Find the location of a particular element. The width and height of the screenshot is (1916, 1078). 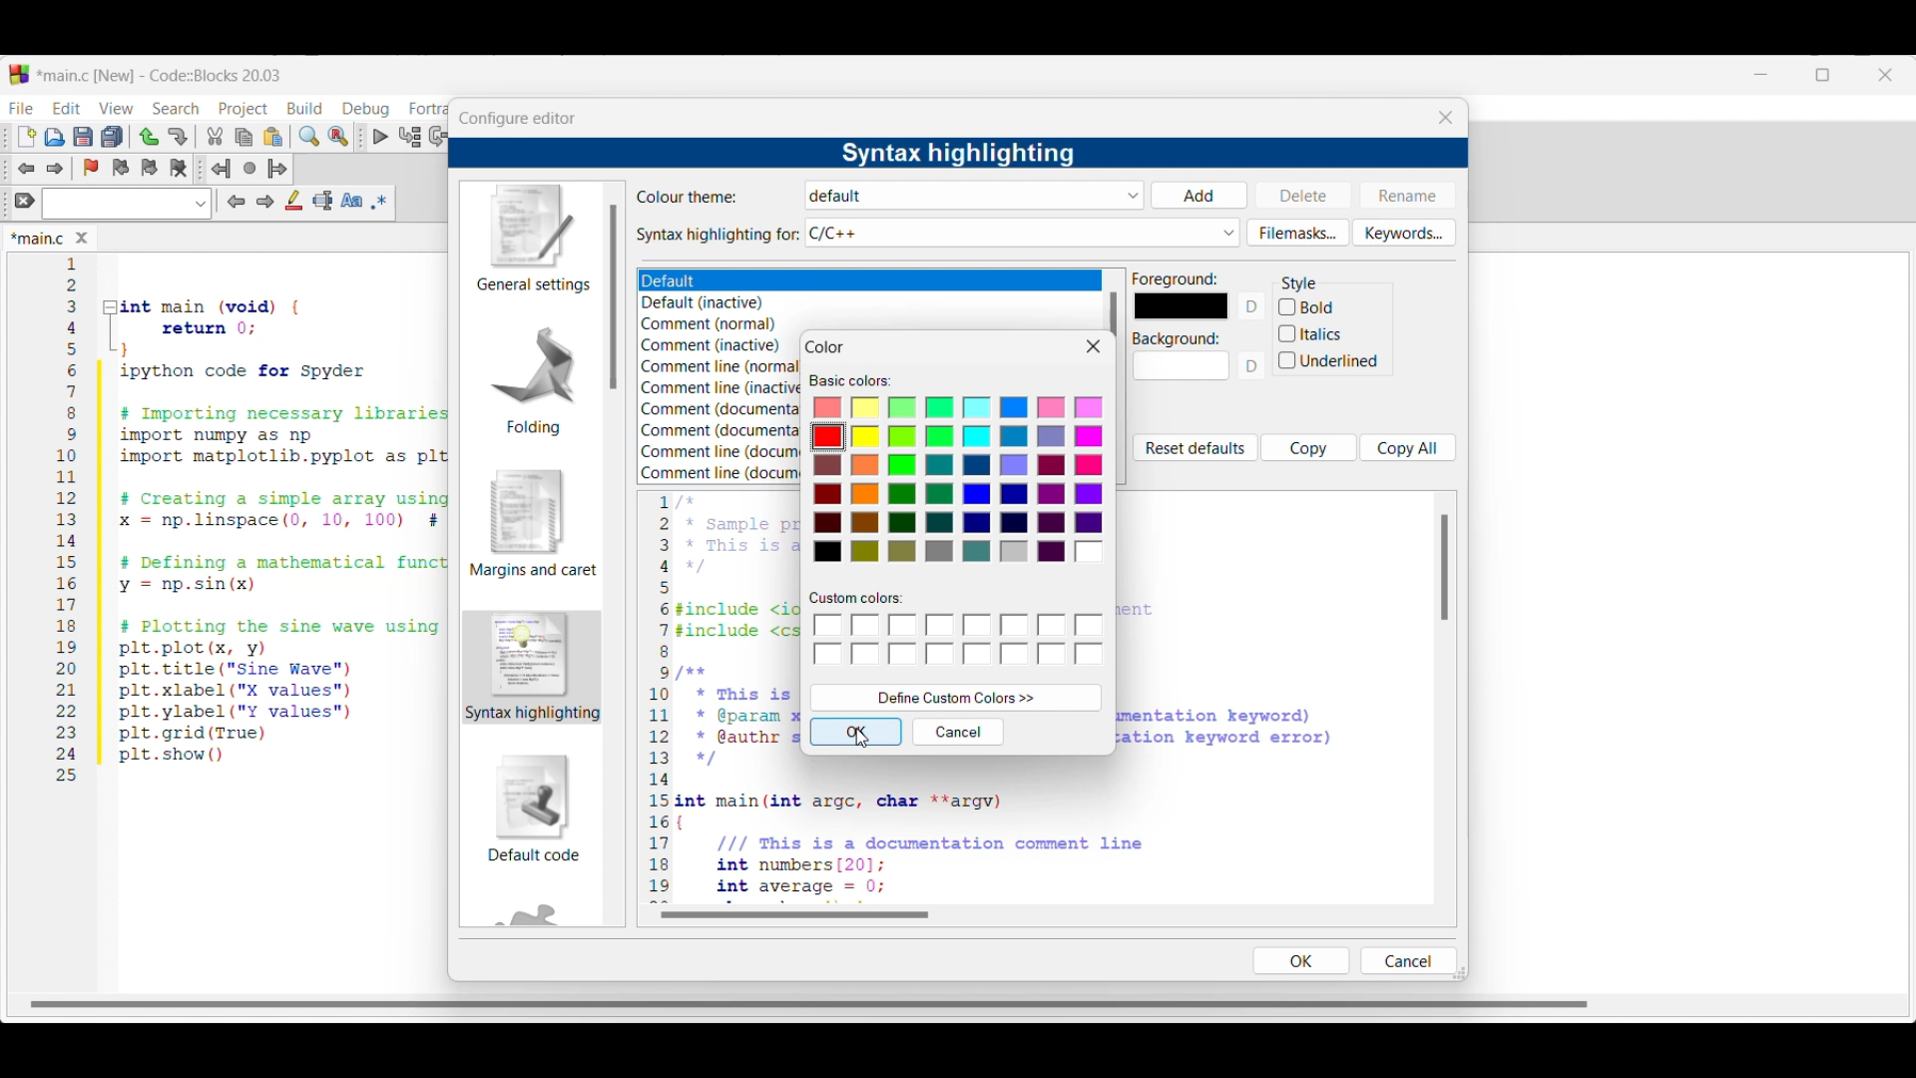

Define custom colors is located at coordinates (957, 698).